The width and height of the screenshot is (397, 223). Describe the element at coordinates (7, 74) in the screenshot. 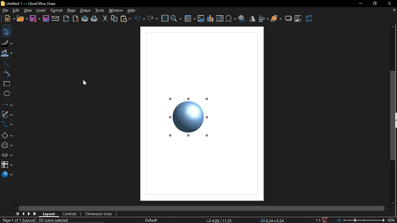

I see `curve` at that location.